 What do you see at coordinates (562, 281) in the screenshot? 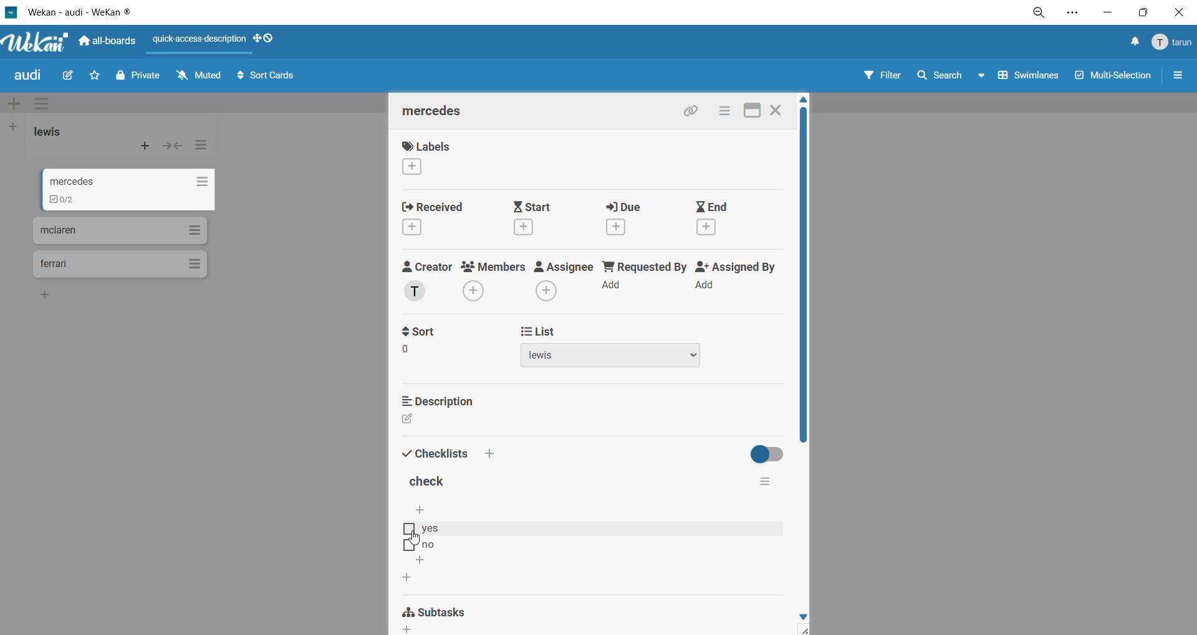
I see `assignee` at bounding box center [562, 281].